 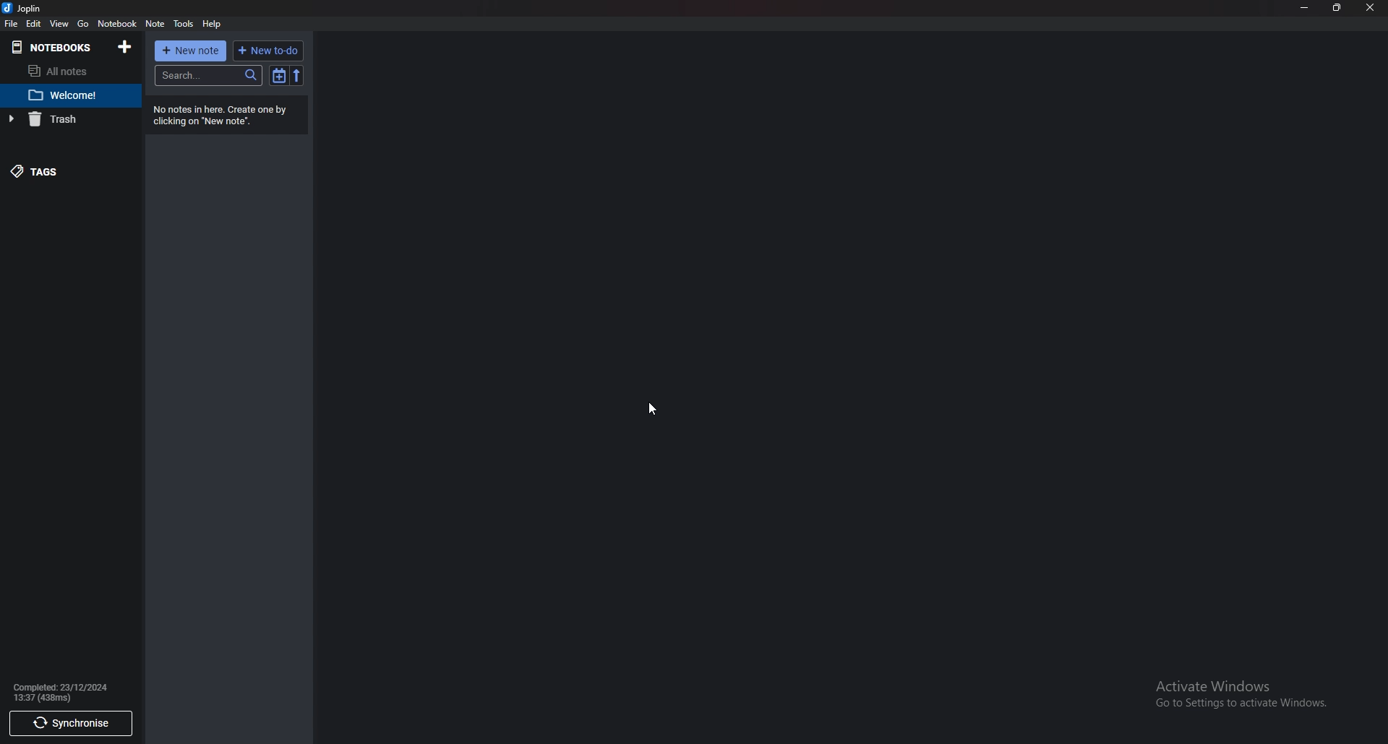 I want to click on view, so click(x=60, y=23).